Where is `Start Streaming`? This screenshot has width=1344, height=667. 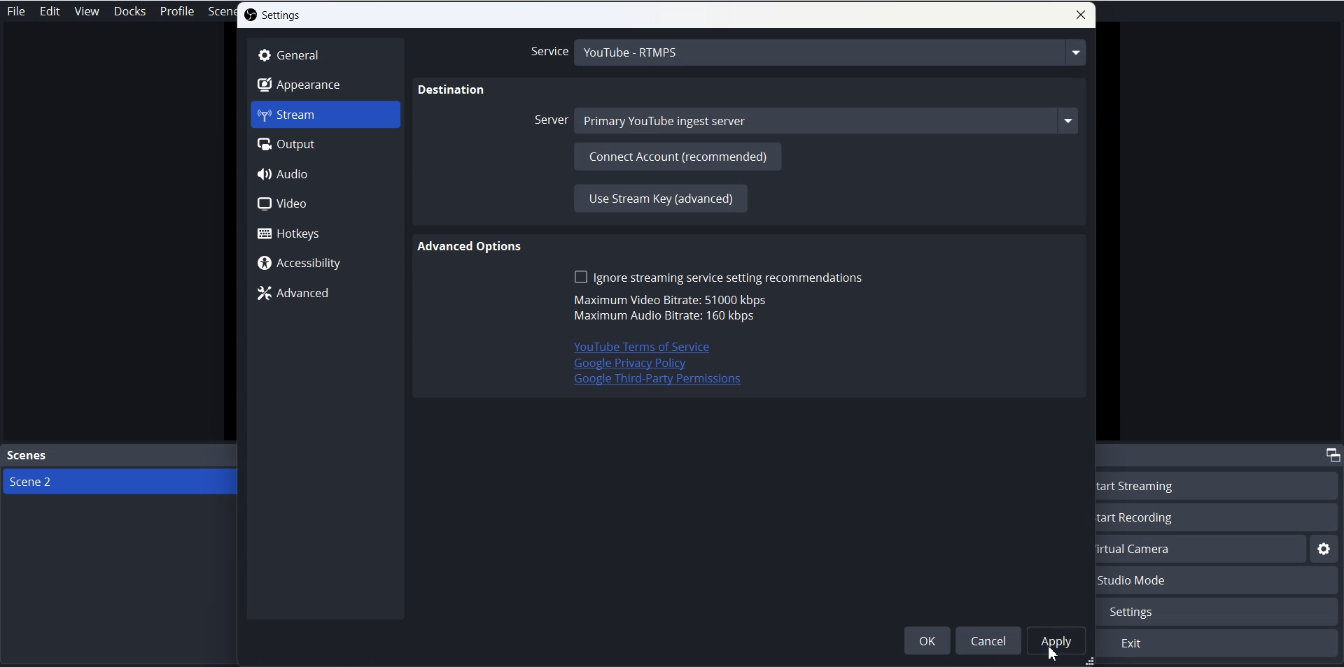
Start Streaming is located at coordinates (1221, 485).